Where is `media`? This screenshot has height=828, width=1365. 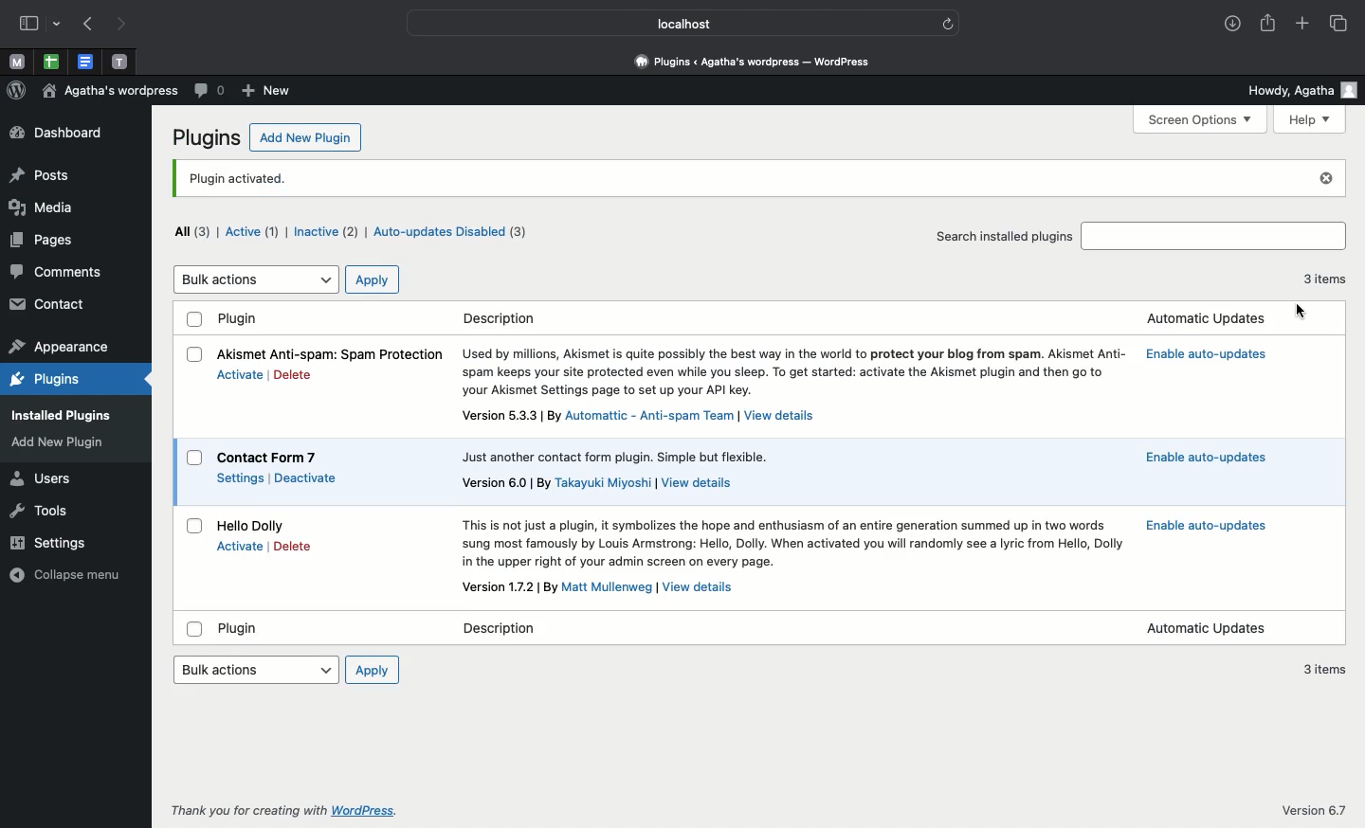
media is located at coordinates (43, 207).